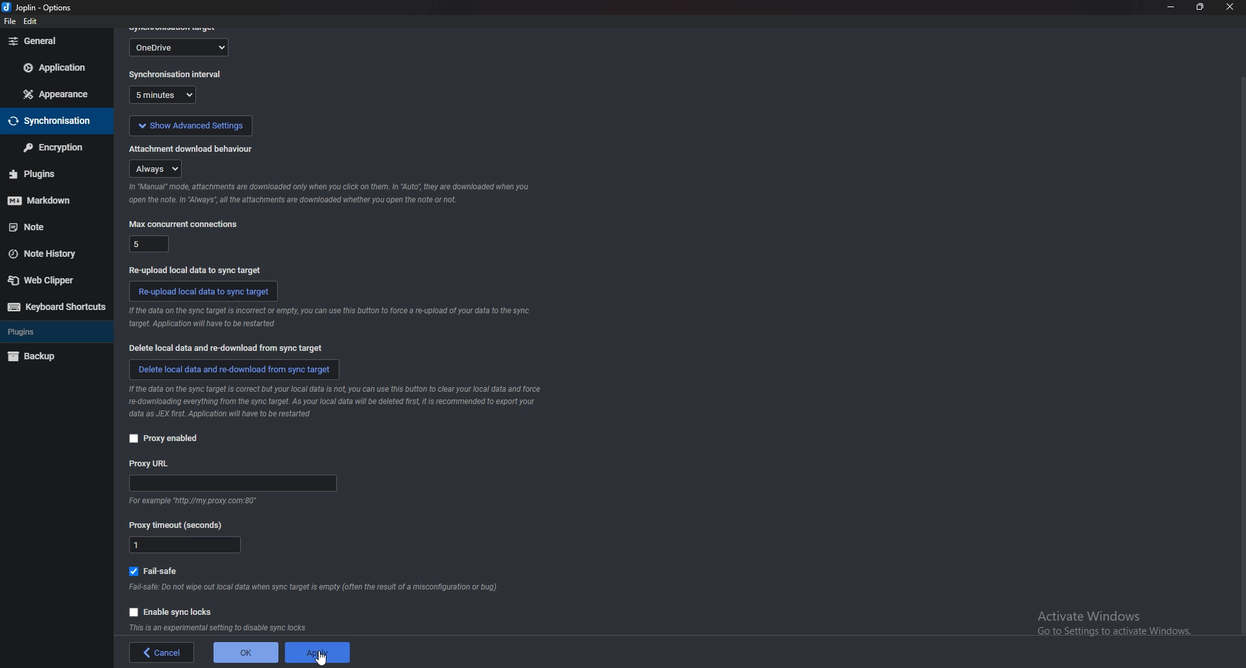  Describe the element at coordinates (164, 653) in the screenshot. I see `back` at that location.